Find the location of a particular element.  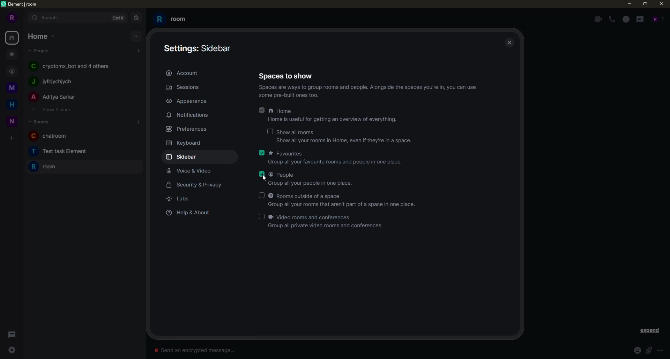

video rooms is located at coordinates (312, 217).